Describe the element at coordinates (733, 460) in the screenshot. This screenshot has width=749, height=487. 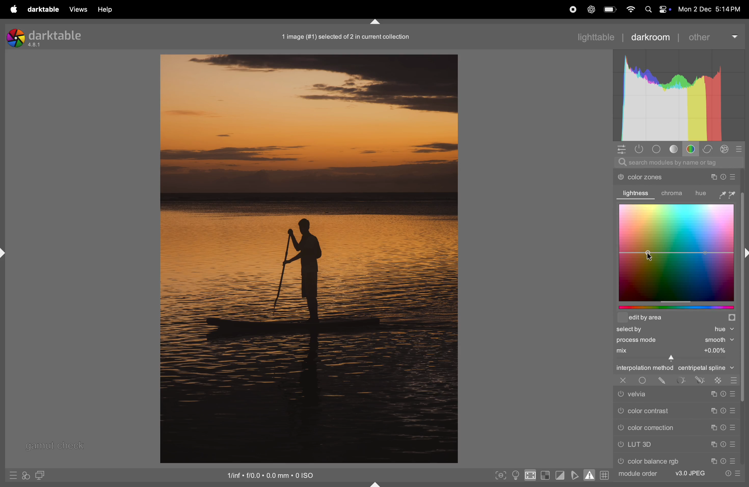
I see `preset` at that location.